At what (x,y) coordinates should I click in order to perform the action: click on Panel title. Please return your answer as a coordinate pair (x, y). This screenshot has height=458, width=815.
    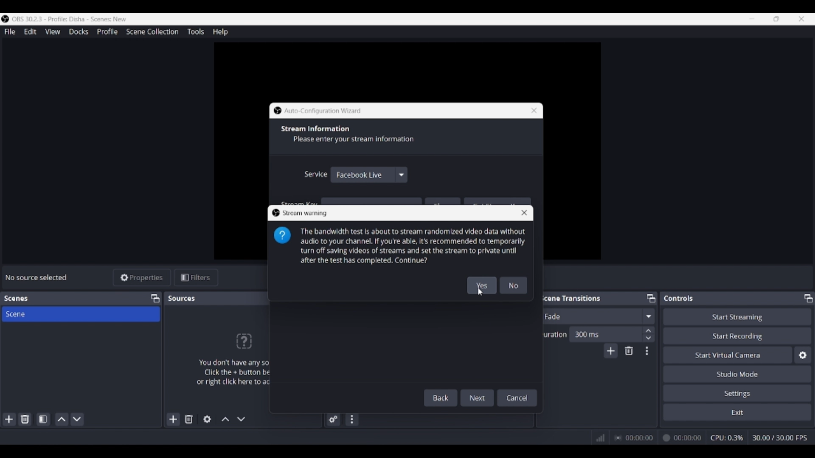
    Looking at the image, I should click on (679, 298).